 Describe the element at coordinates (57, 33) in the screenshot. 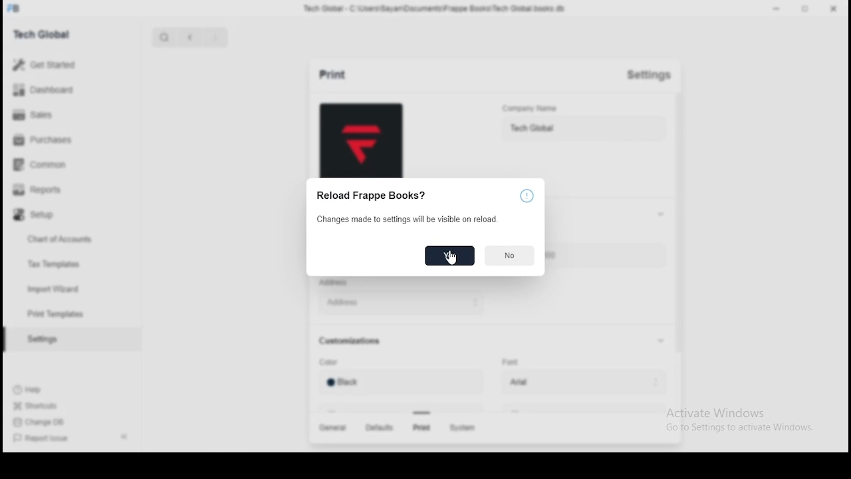

I see `Tech Global` at that location.